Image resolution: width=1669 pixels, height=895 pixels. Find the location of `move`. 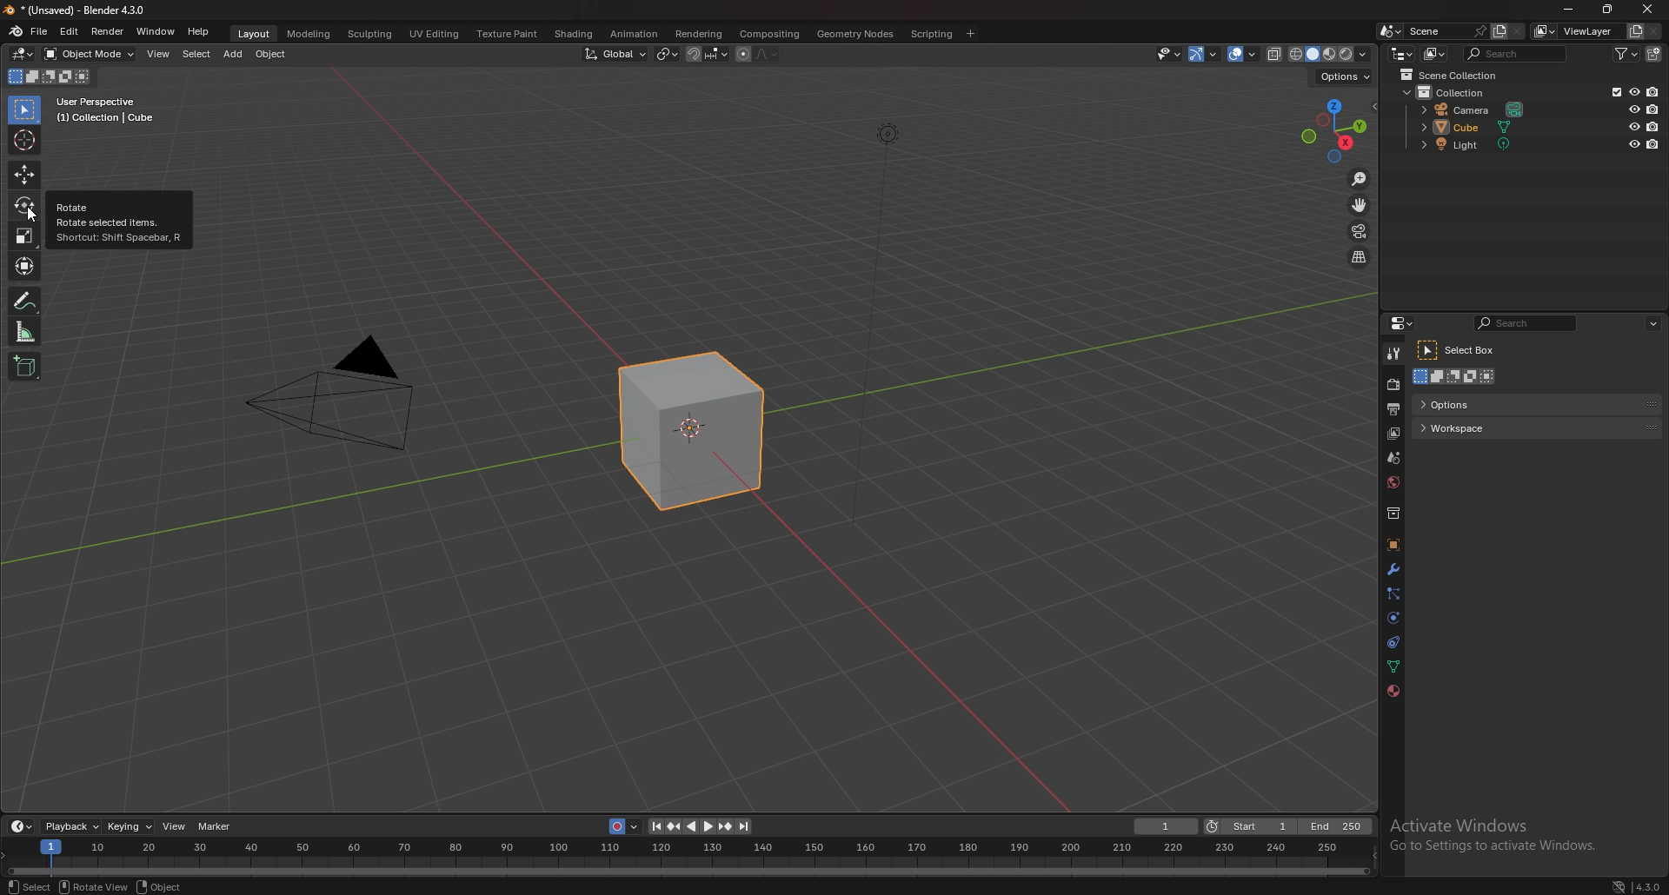

move is located at coordinates (1360, 204).